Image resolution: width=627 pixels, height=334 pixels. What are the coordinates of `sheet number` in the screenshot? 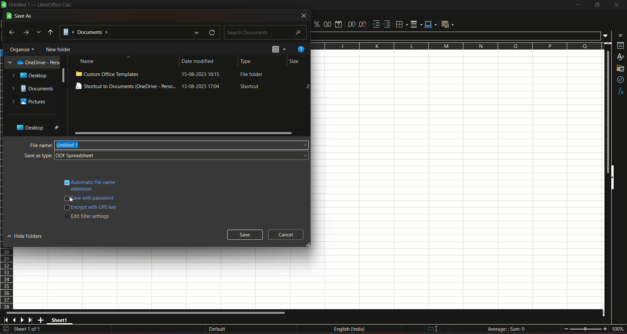 It's located at (31, 329).